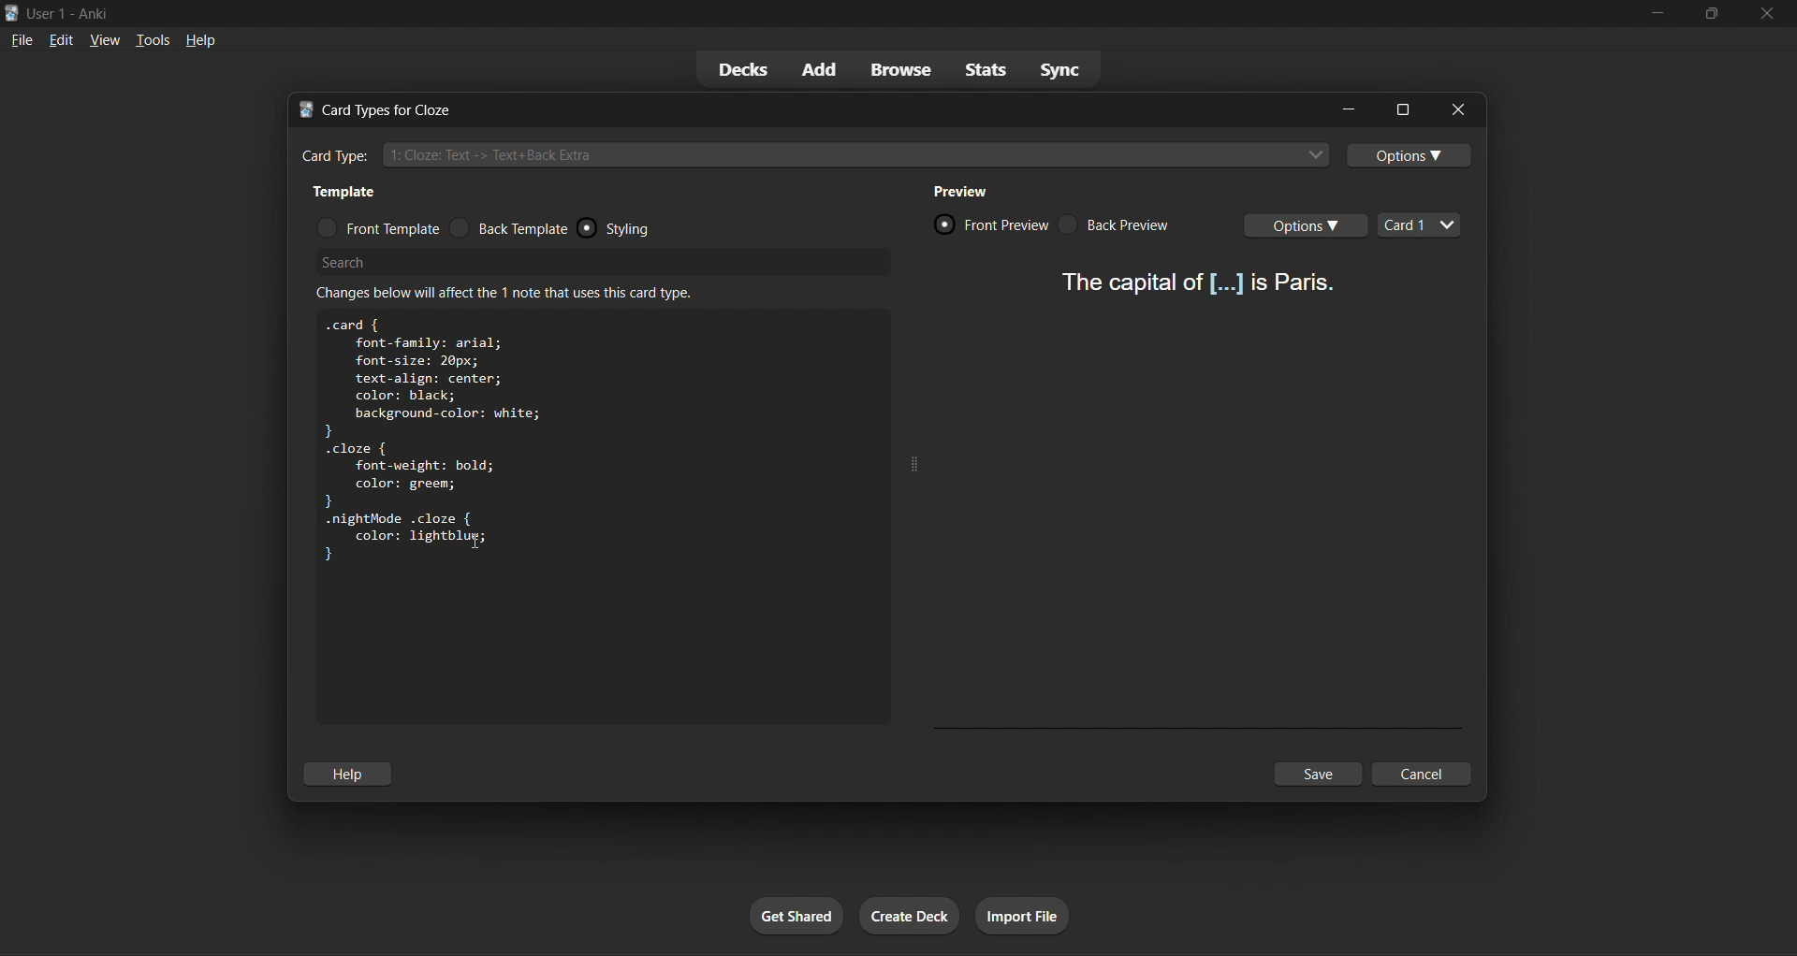 The width and height of the screenshot is (1797, 956). What do you see at coordinates (61, 39) in the screenshot?
I see `edit` at bounding box center [61, 39].